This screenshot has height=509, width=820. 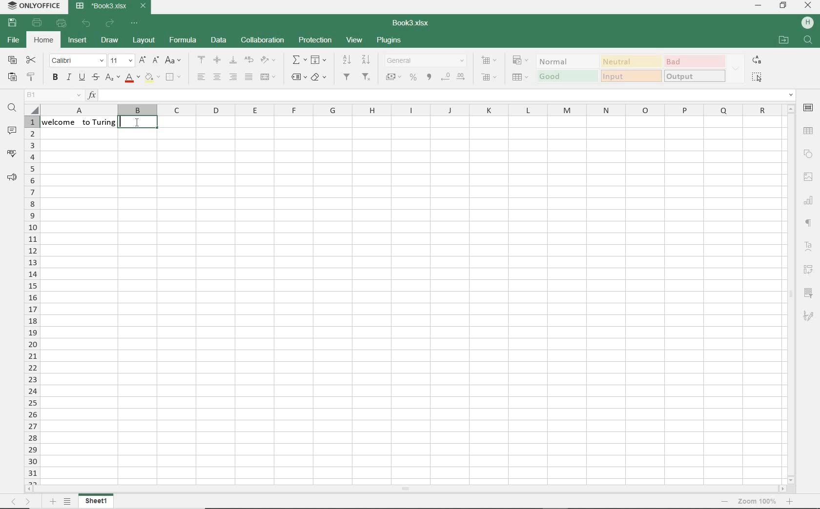 I want to click on OPEN FILE LOCATION, so click(x=784, y=39).